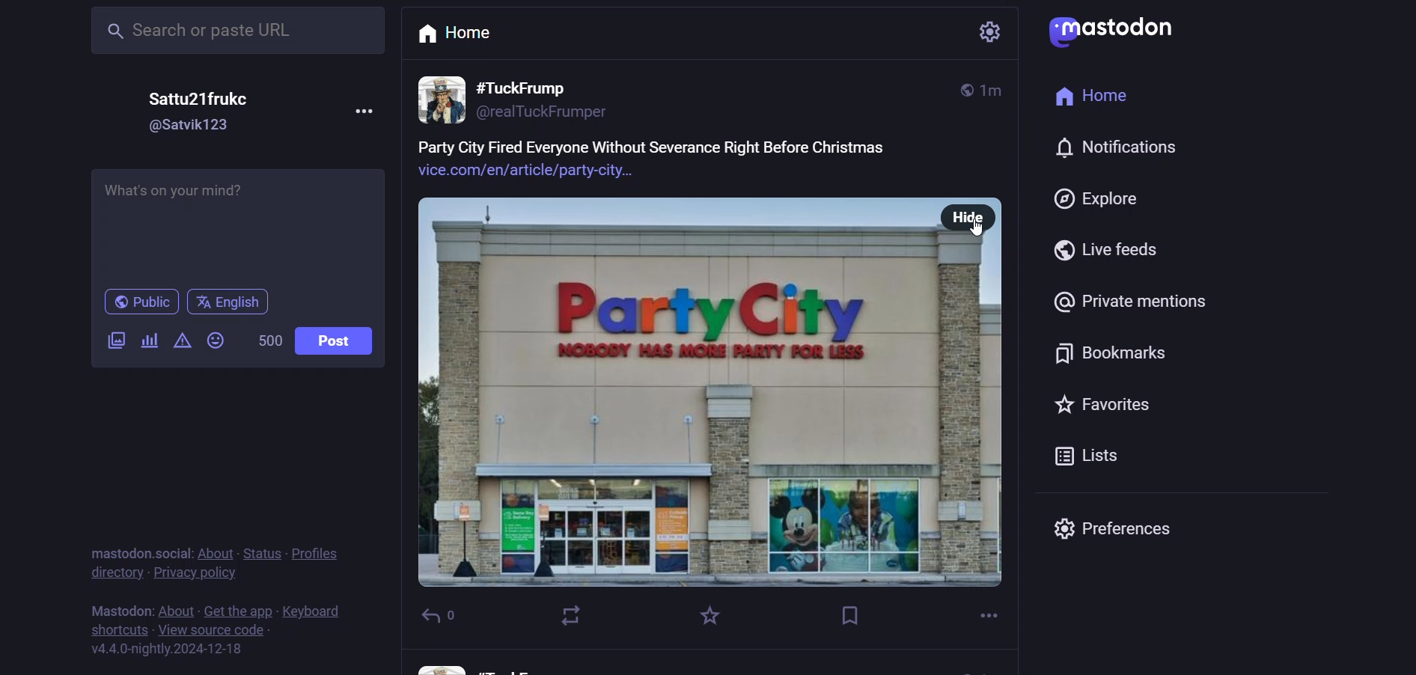  Describe the element at coordinates (143, 302) in the screenshot. I see `Public` at that location.